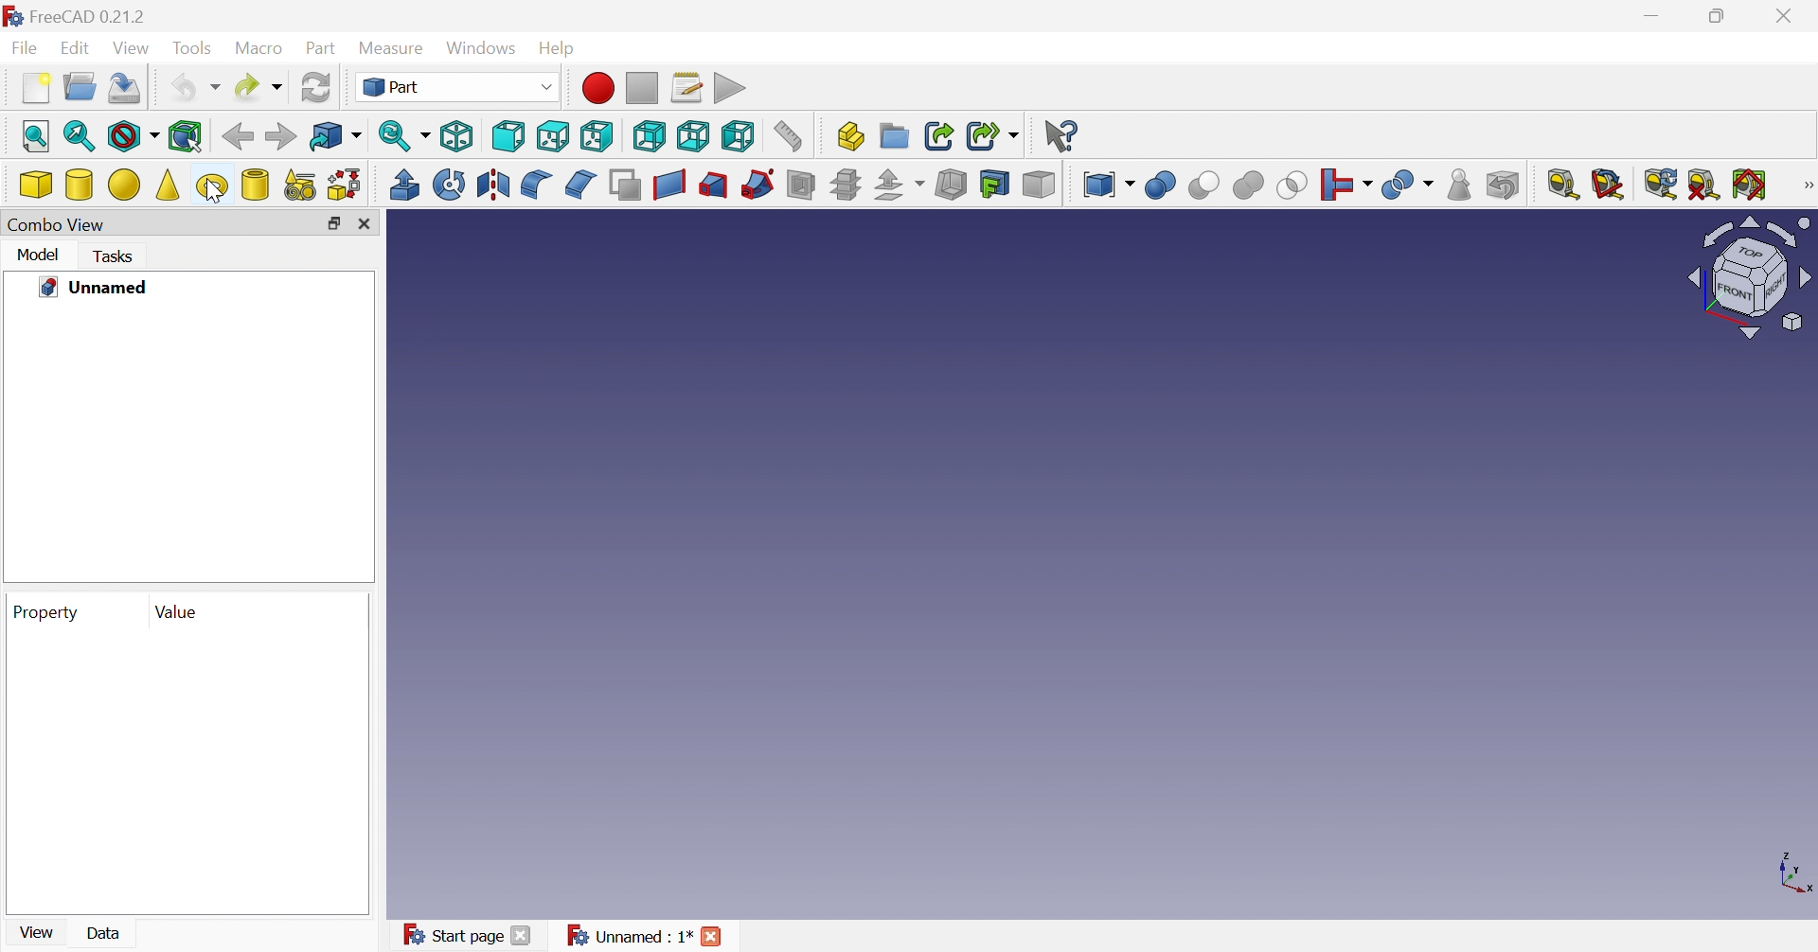 Image resolution: width=1818 pixels, height=952 pixels. Describe the element at coordinates (212, 195) in the screenshot. I see `cursor` at that location.